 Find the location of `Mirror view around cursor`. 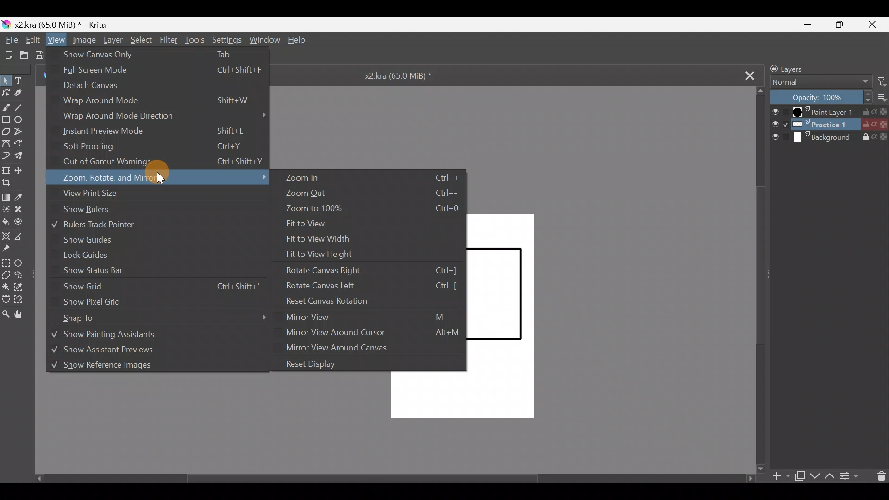

Mirror view around cursor is located at coordinates (373, 333).